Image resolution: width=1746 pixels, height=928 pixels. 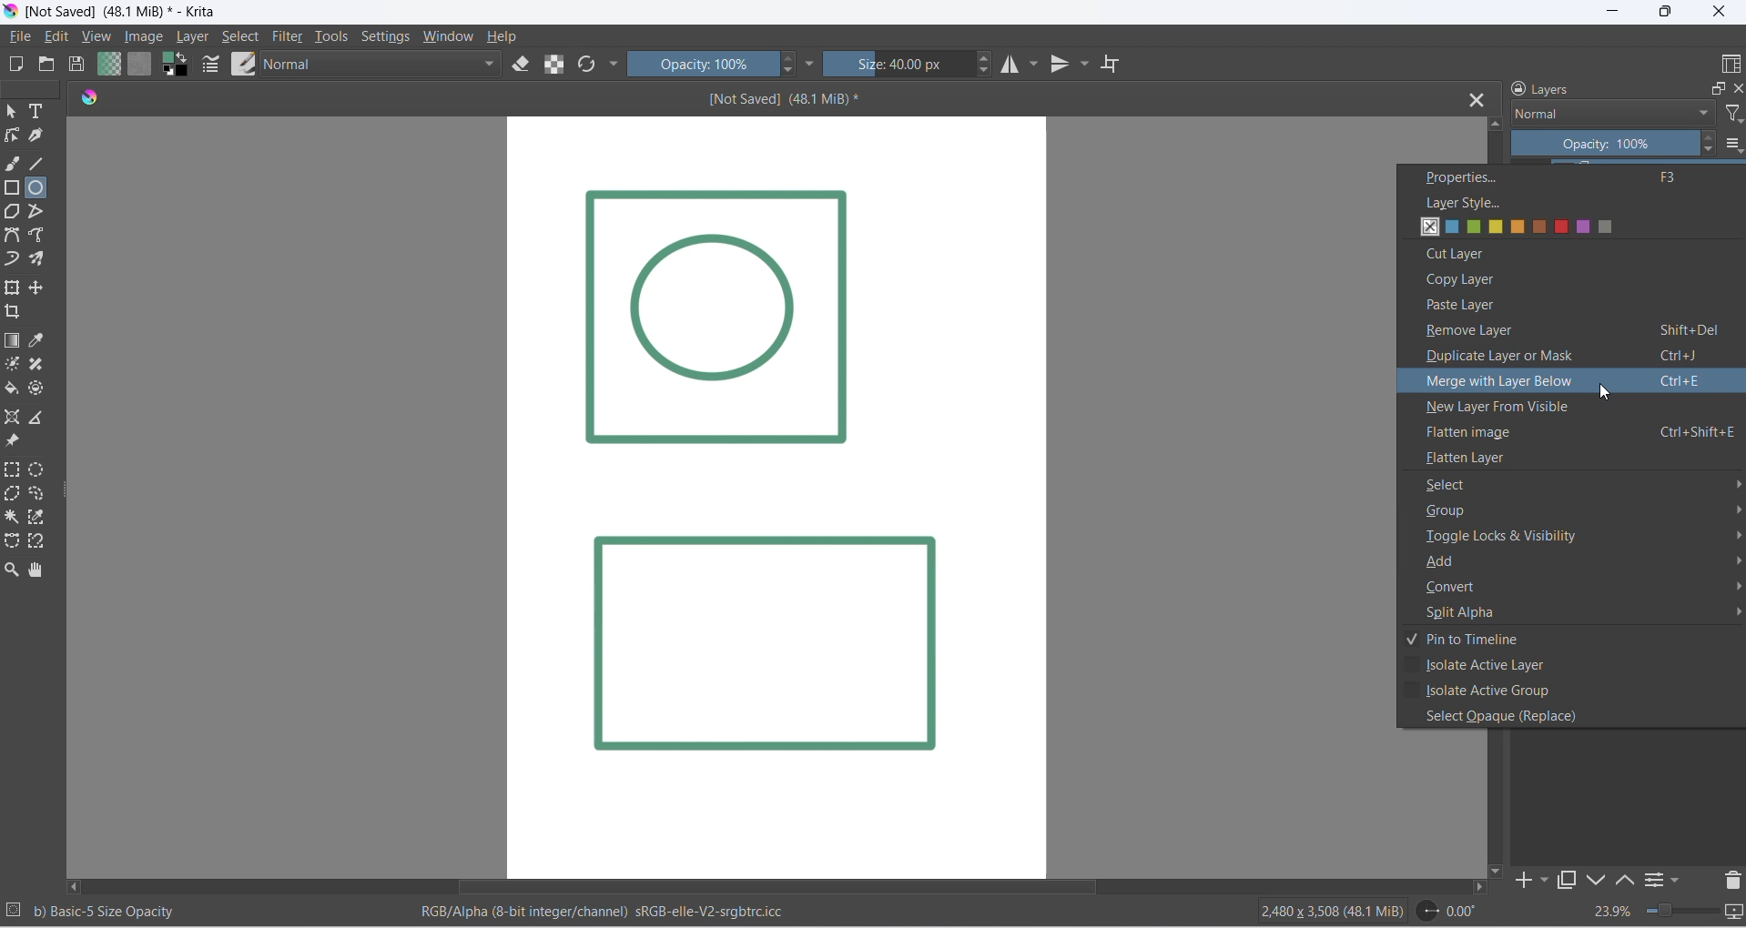 What do you see at coordinates (15, 390) in the screenshot?
I see `fill color` at bounding box center [15, 390].